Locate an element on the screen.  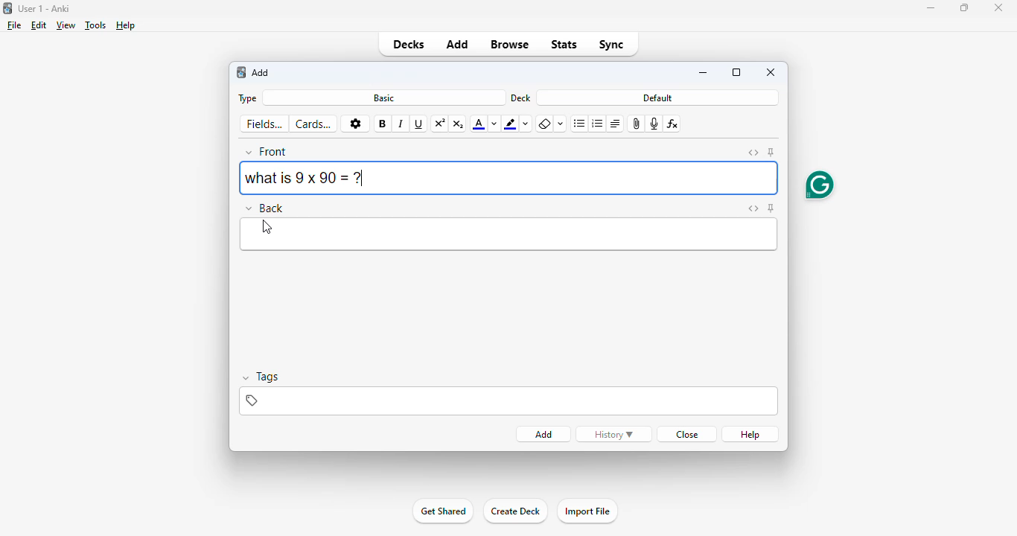
edit is located at coordinates (39, 25).